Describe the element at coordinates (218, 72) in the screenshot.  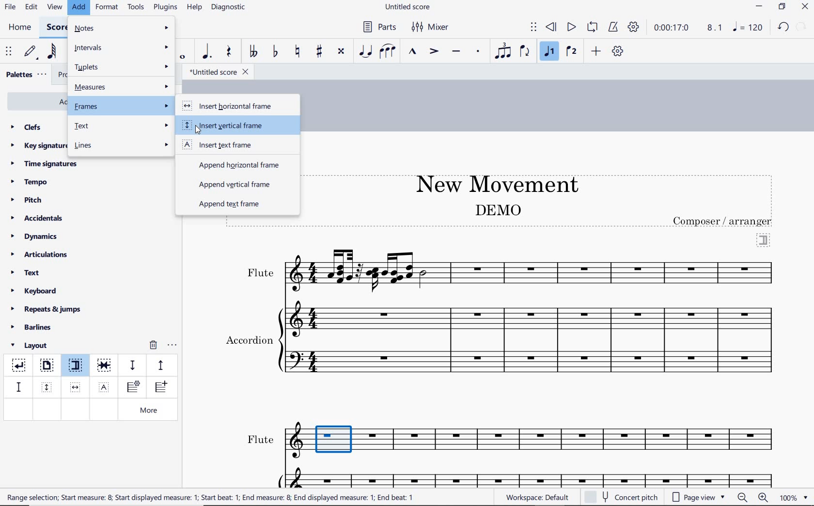
I see `file name` at that location.